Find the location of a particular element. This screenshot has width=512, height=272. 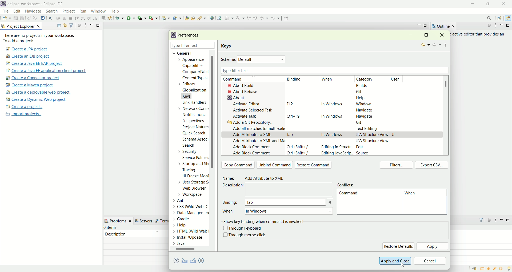

apply is located at coordinates (433, 247).